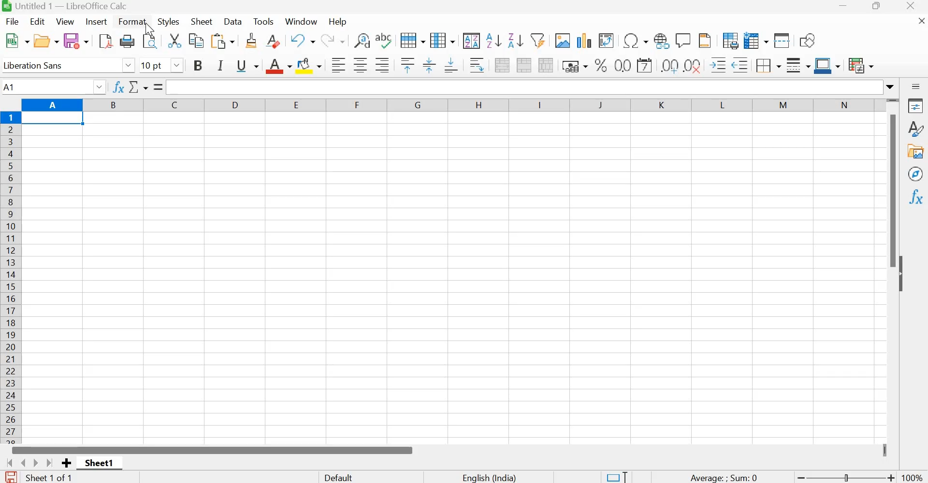  I want to click on Merge cells, so click(524, 65).